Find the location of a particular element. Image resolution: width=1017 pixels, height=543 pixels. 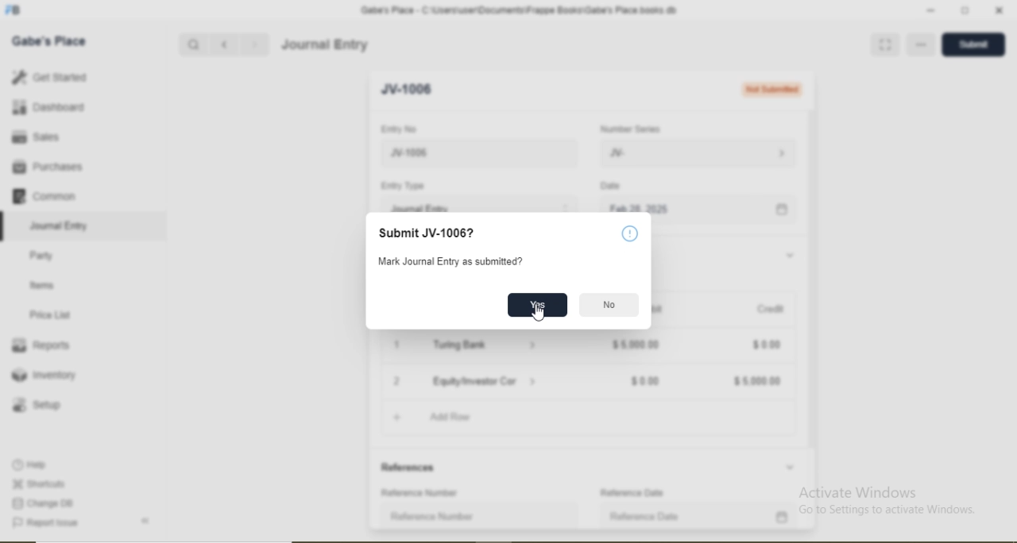

Add Row is located at coordinates (450, 417).